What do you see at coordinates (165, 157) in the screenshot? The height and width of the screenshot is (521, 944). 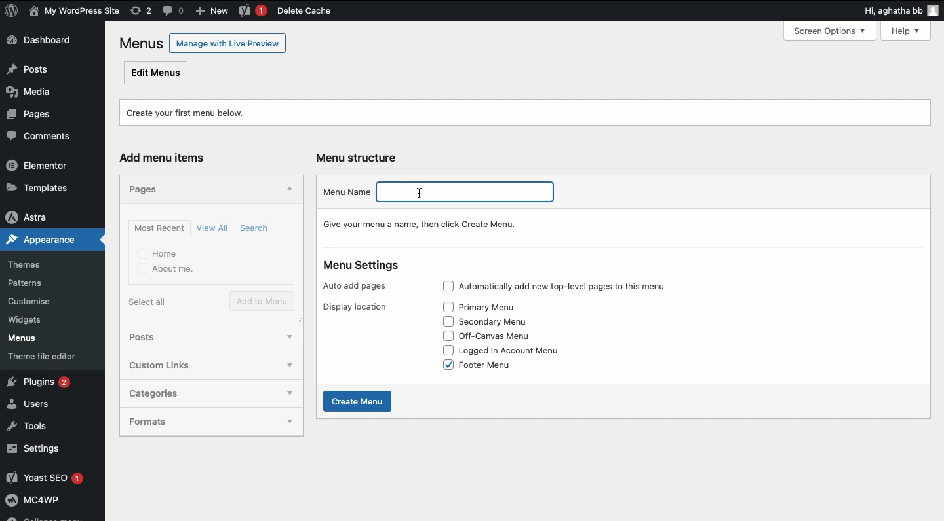 I see `Add menu items` at bounding box center [165, 157].